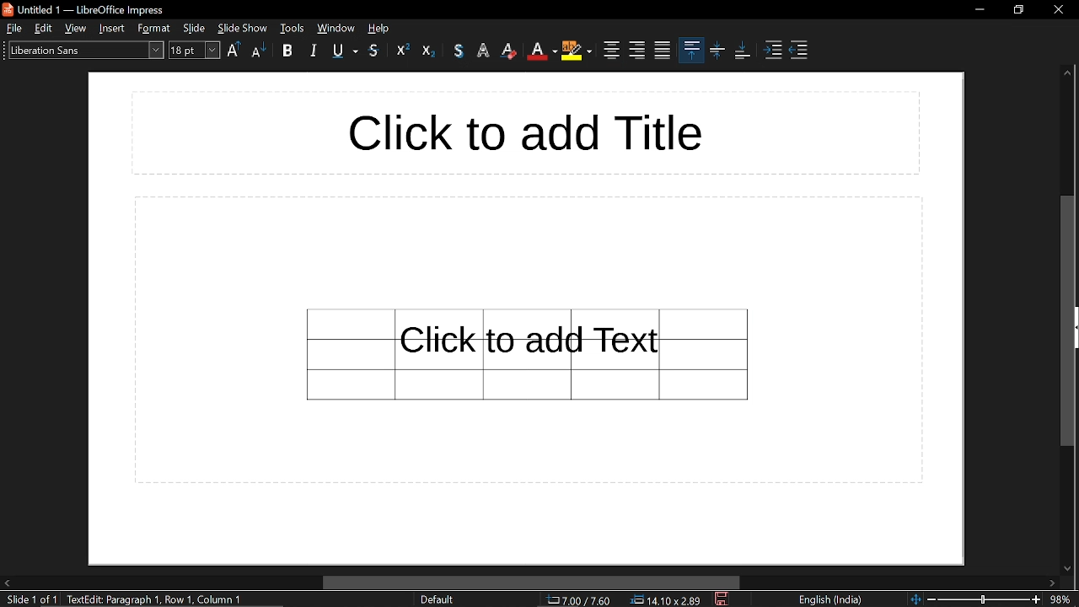 The image size is (1079, 607). Describe the element at coordinates (381, 28) in the screenshot. I see `help` at that location.